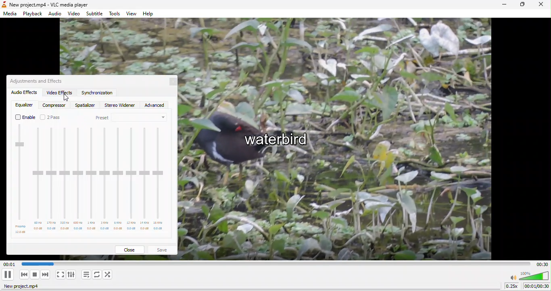  What do you see at coordinates (33, 13) in the screenshot?
I see `playback` at bounding box center [33, 13].